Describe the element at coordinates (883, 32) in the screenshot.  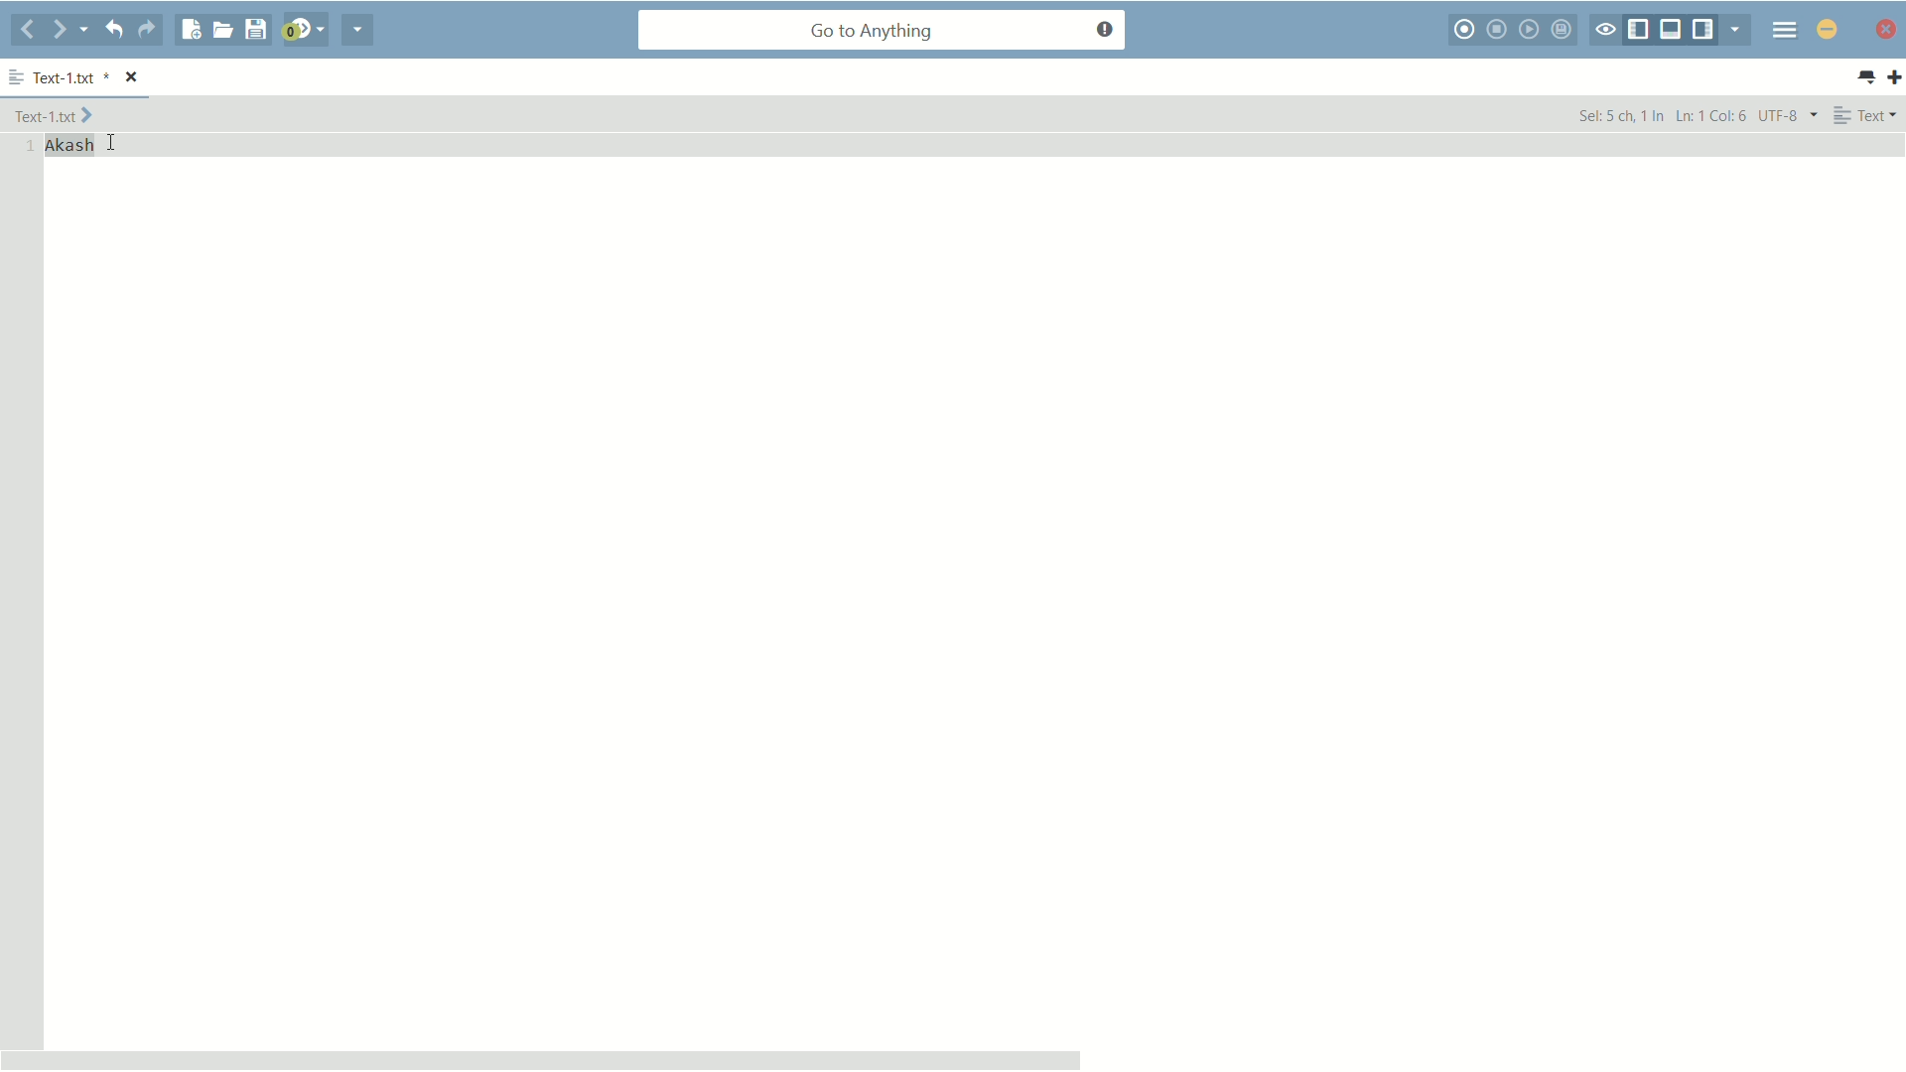
I see `go to anything search bar` at that location.